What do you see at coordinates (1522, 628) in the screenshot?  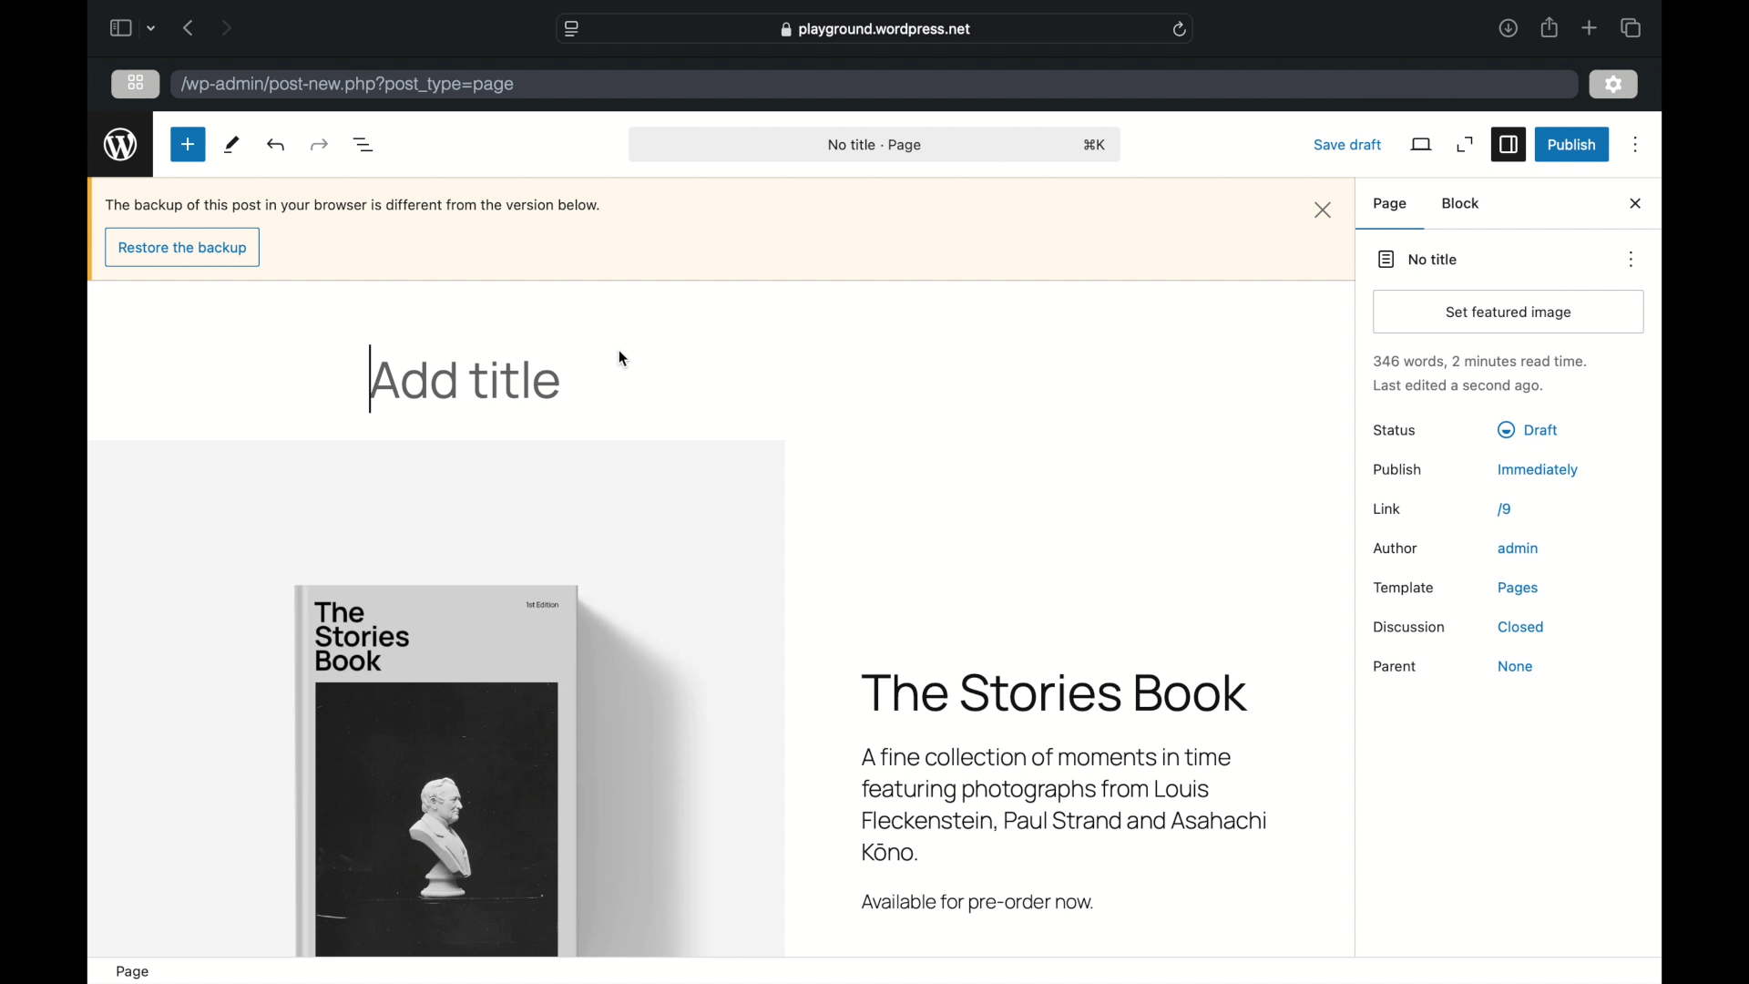 I see `closed` at bounding box center [1522, 628].